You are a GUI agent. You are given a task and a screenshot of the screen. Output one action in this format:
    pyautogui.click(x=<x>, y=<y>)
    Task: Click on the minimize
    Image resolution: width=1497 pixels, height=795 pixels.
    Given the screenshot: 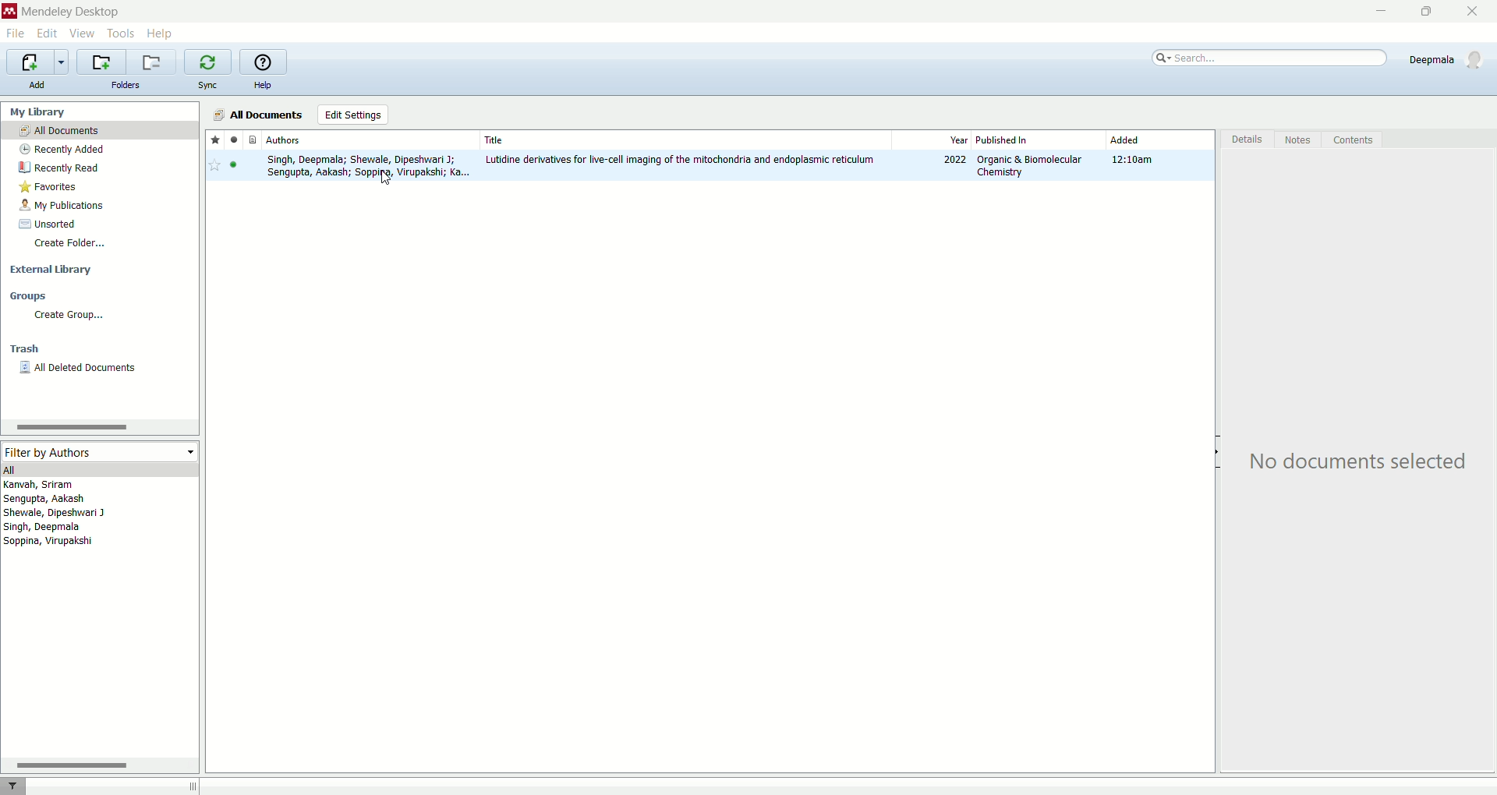 What is the action you would take?
    pyautogui.click(x=1383, y=11)
    